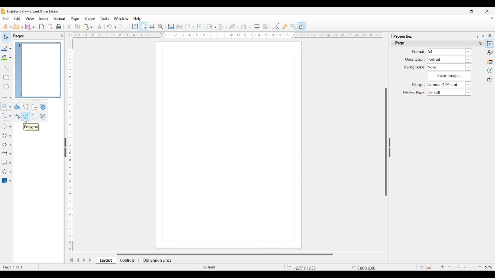  What do you see at coordinates (449, 67) in the screenshot?
I see `Background options` at bounding box center [449, 67].